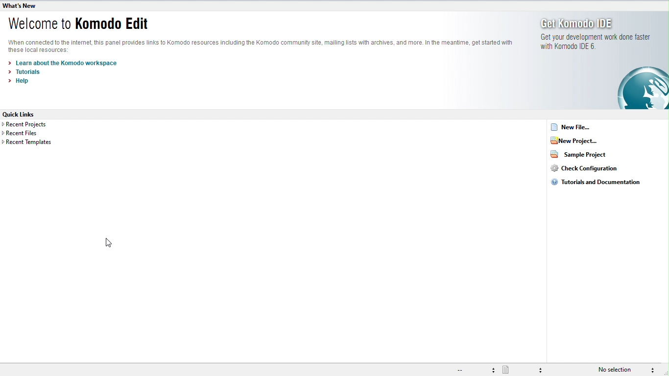 The height and width of the screenshot is (376, 669). What do you see at coordinates (29, 142) in the screenshot?
I see `recent templates` at bounding box center [29, 142].